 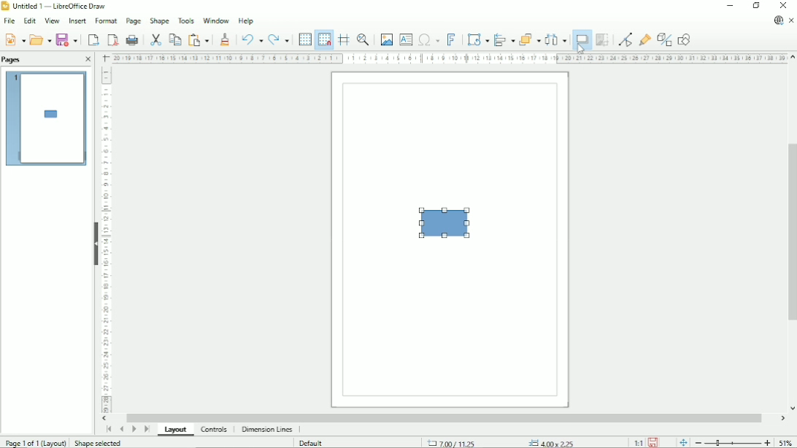 What do you see at coordinates (784, 6) in the screenshot?
I see `Close` at bounding box center [784, 6].